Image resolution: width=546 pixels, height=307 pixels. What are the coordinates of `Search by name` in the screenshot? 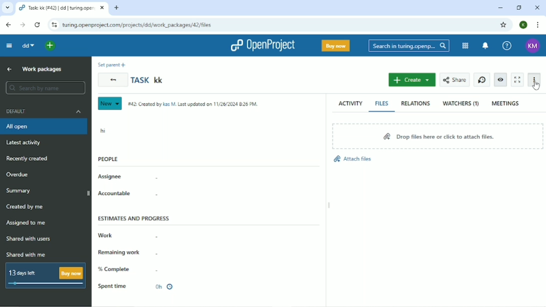 It's located at (46, 88).